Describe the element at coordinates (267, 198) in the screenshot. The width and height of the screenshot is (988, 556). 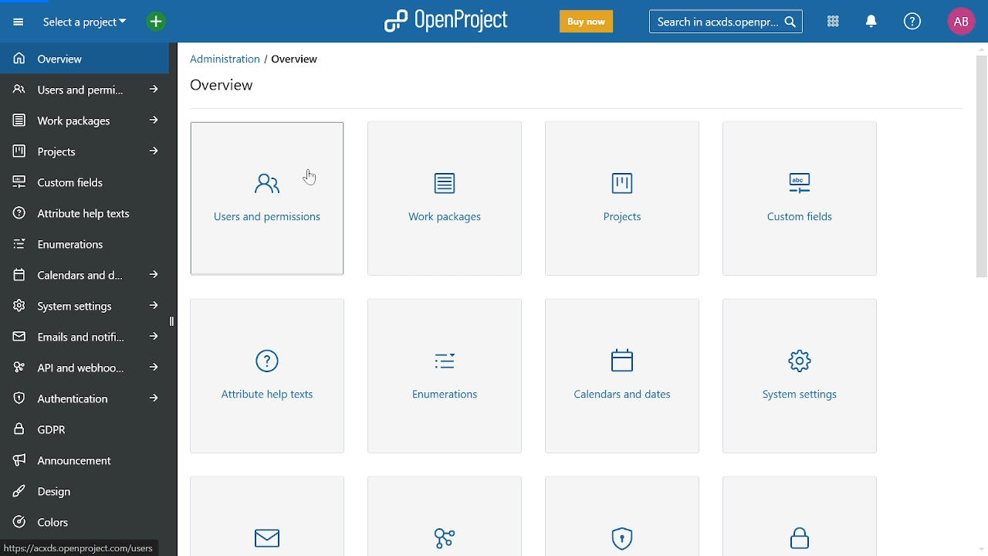
I see `Users and permissions` at that location.